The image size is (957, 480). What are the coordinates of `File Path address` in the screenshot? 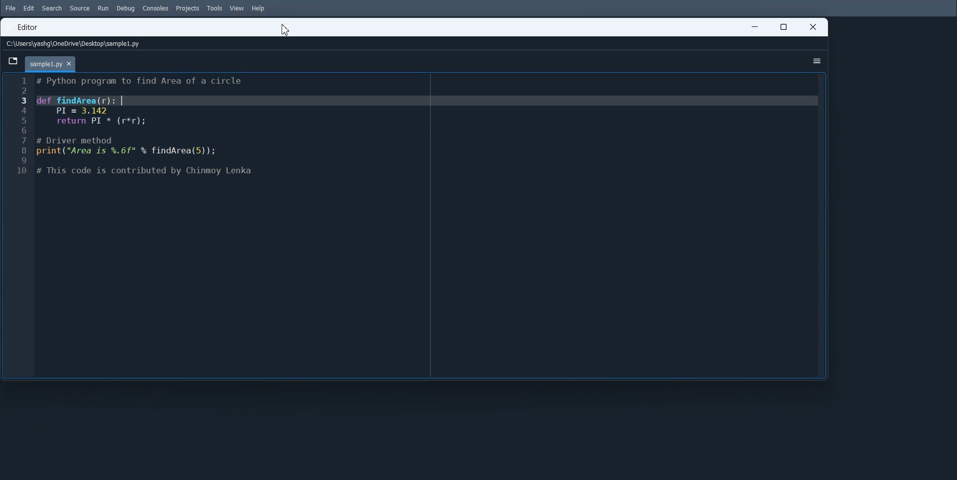 It's located at (74, 43).